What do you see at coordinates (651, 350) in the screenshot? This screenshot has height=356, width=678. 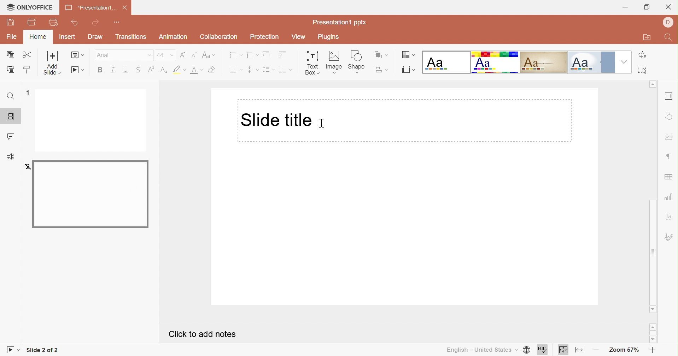 I see `Zoom in` at bounding box center [651, 350].